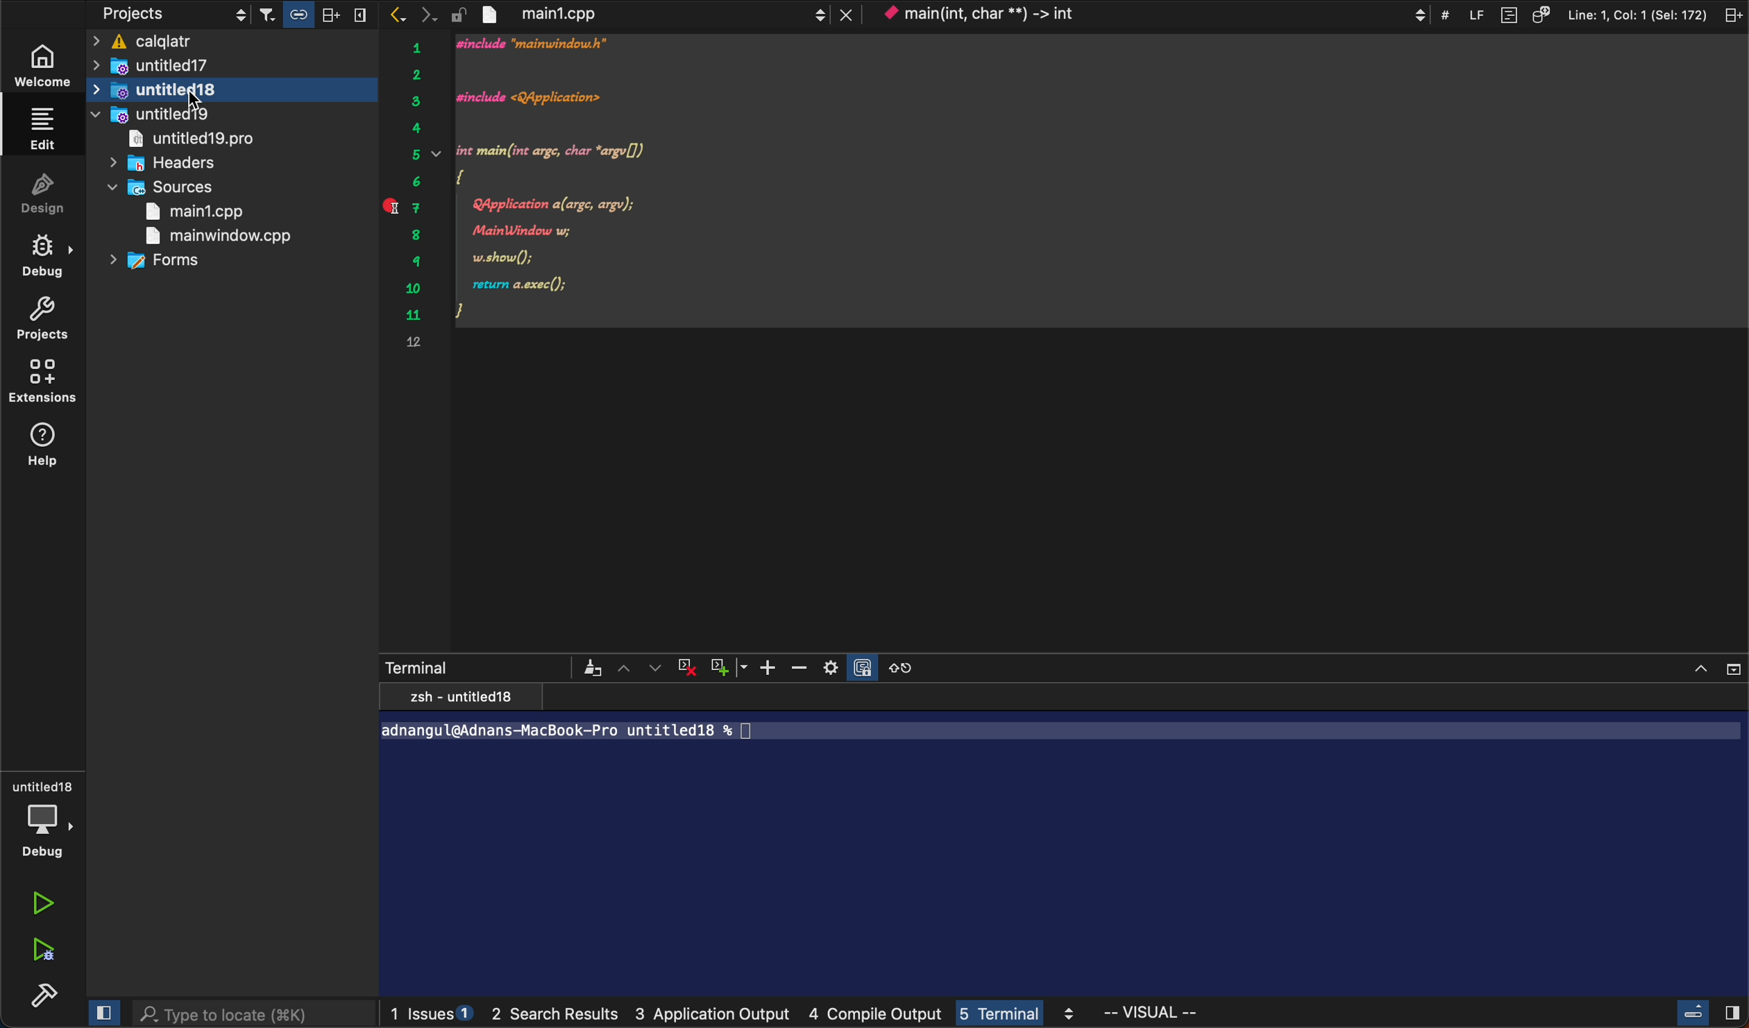 The width and height of the screenshot is (1749, 1028). What do you see at coordinates (40, 946) in the screenshot?
I see `run debug` at bounding box center [40, 946].